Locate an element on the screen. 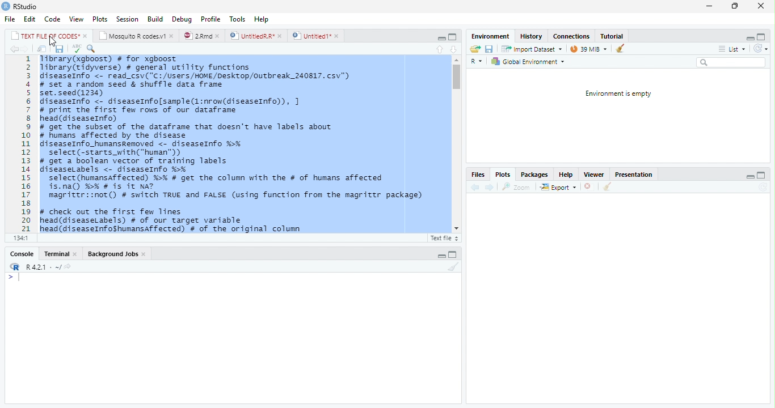  Plots is located at coordinates (99, 19).